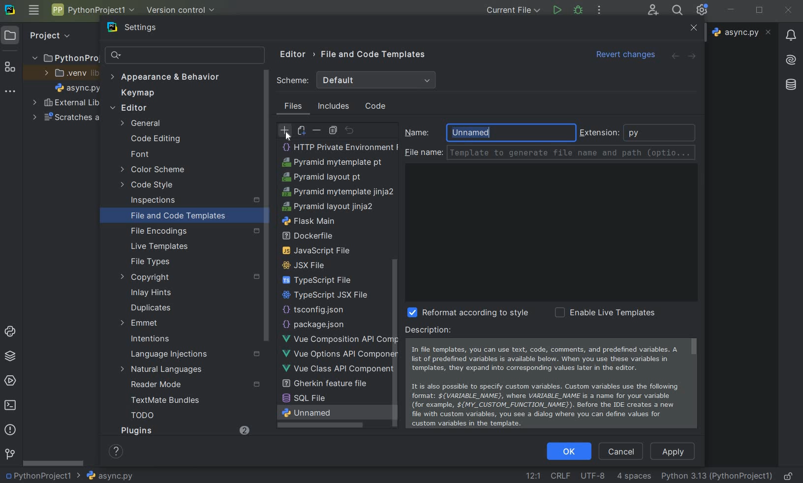 This screenshot has width=803, height=483. I want to click on pyramid layout pt, so click(322, 383).